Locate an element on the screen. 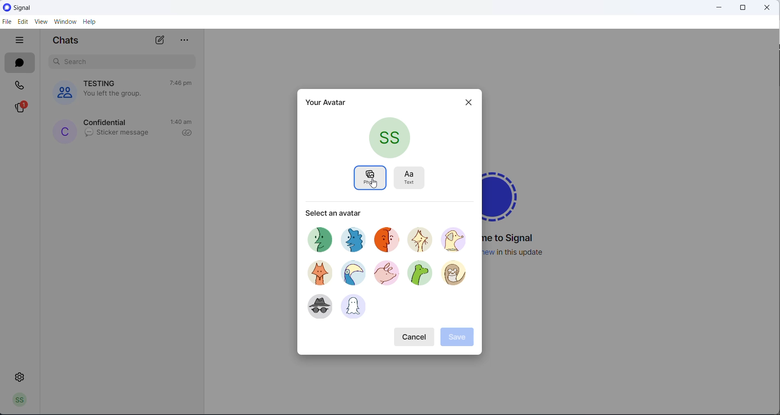 This screenshot has width=780, height=415. minimize is located at coordinates (716, 7).